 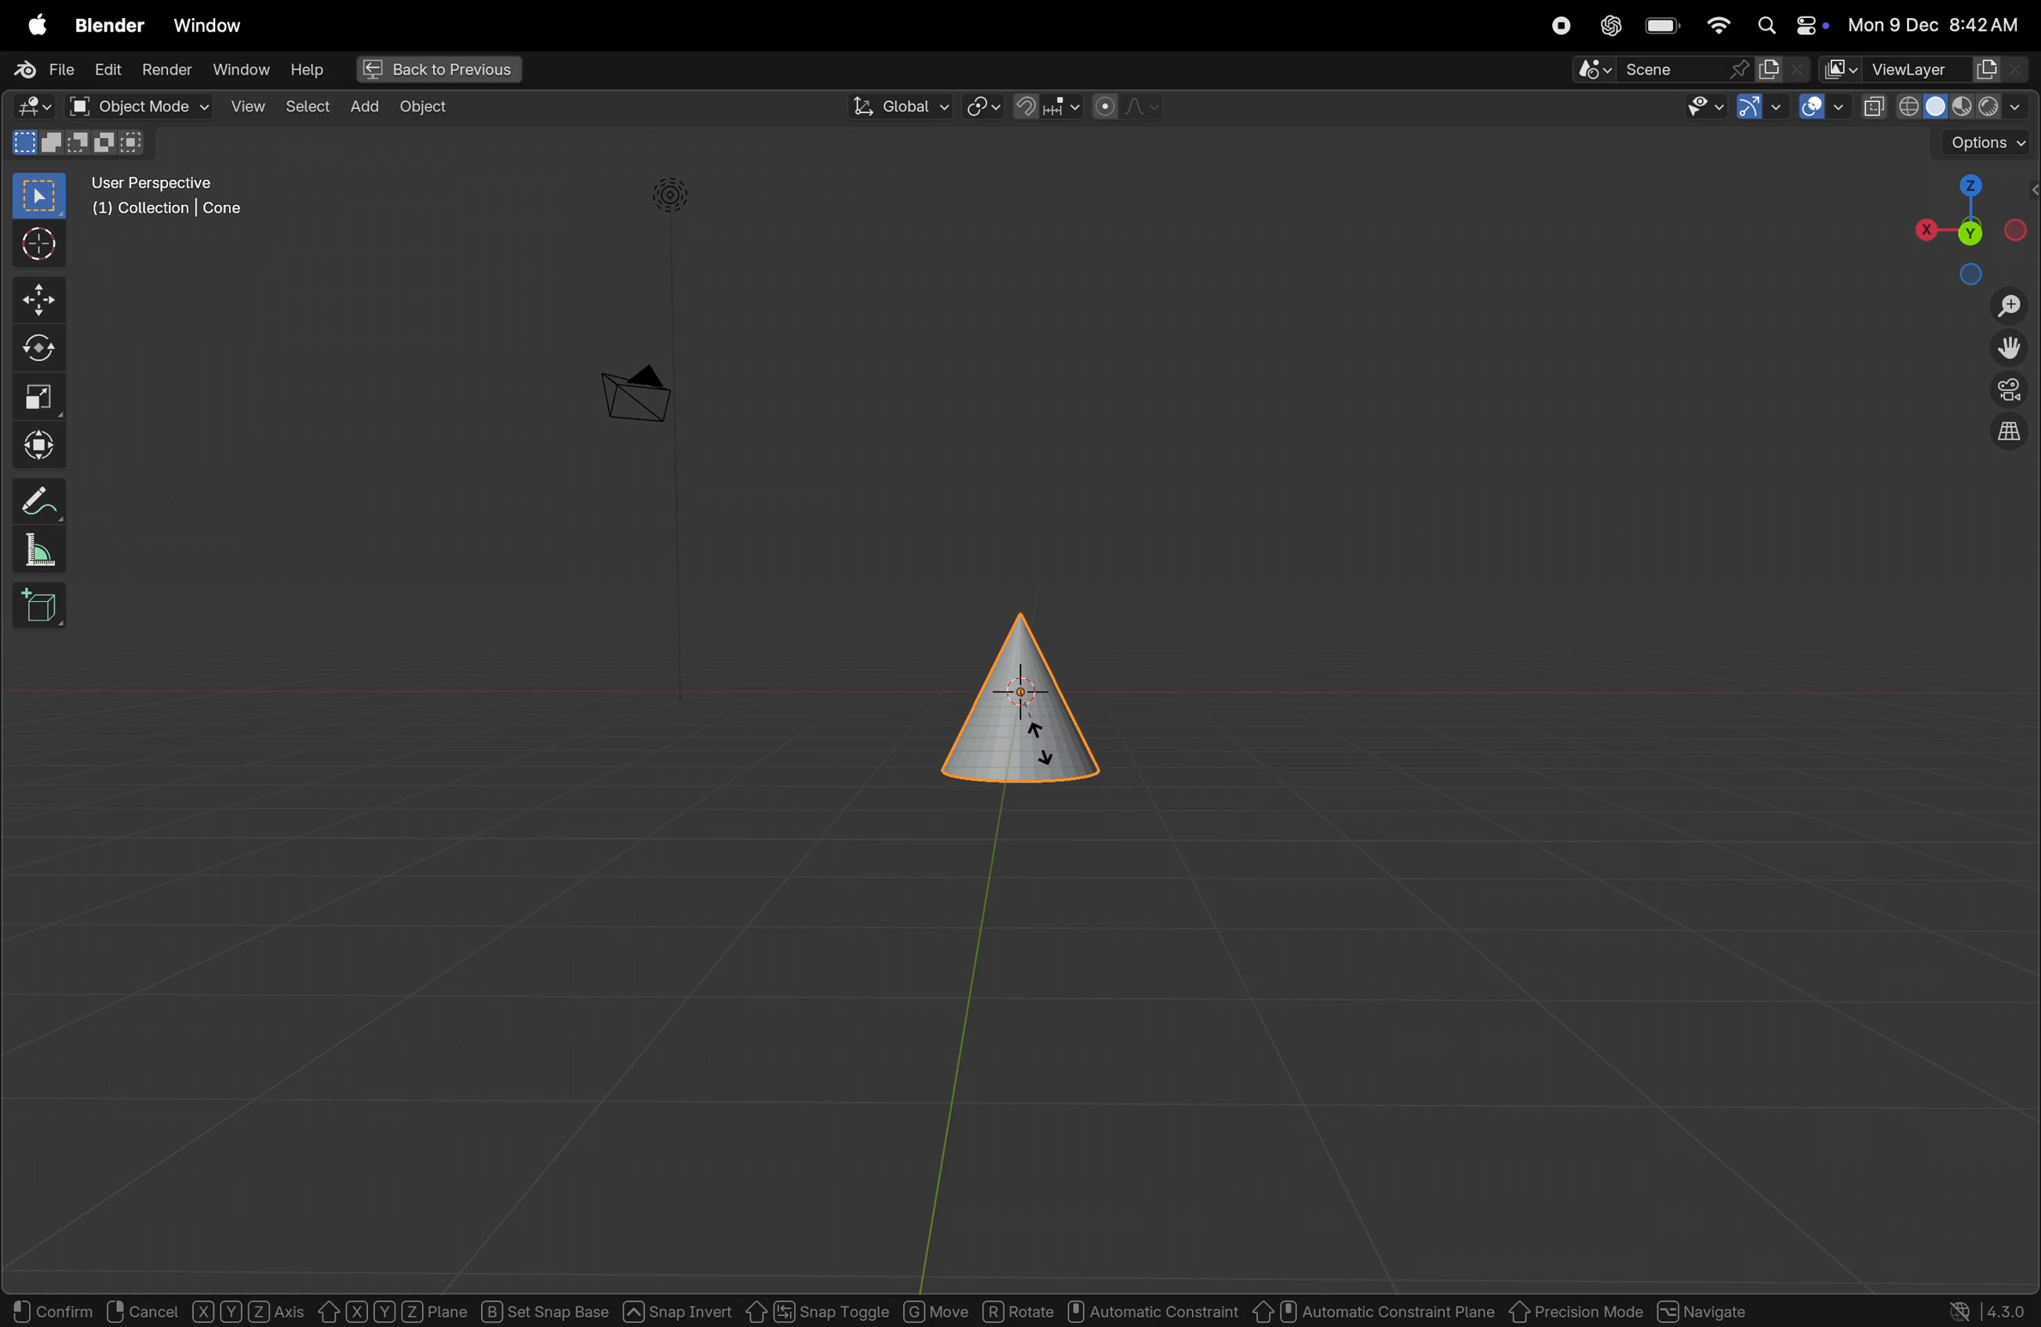 I want to click on apple widgets, so click(x=1787, y=25).